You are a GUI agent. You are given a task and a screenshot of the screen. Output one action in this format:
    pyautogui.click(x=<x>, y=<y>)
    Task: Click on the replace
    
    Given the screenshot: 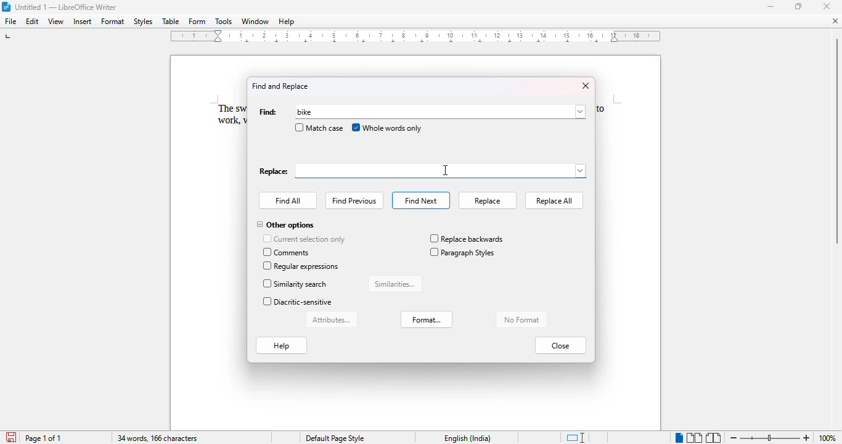 What is the action you would take?
    pyautogui.click(x=487, y=200)
    